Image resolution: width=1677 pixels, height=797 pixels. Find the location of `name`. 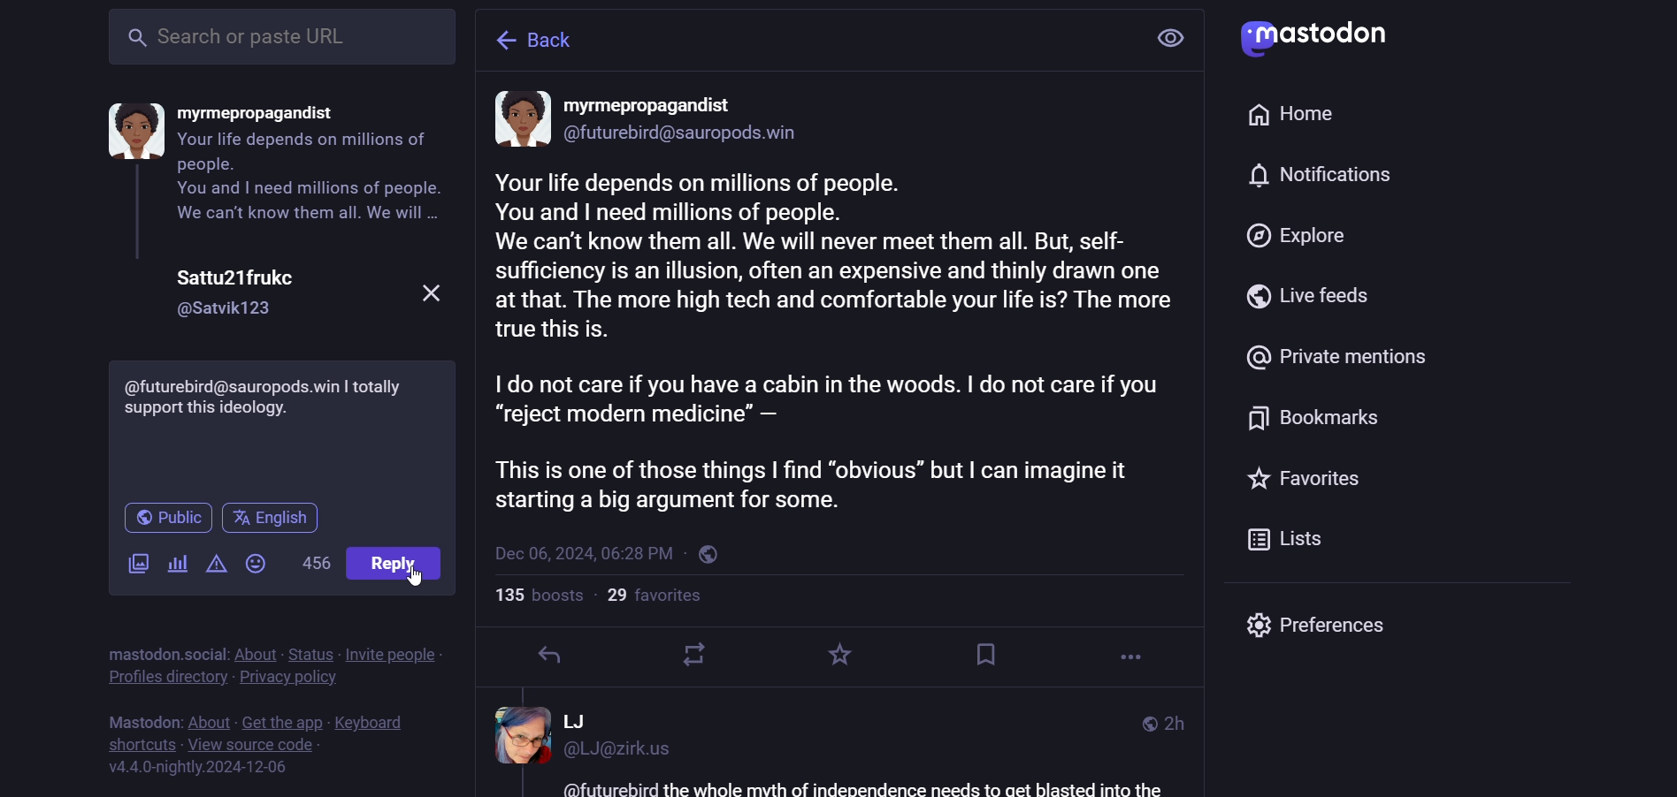

name is located at coordinates (239, 275).